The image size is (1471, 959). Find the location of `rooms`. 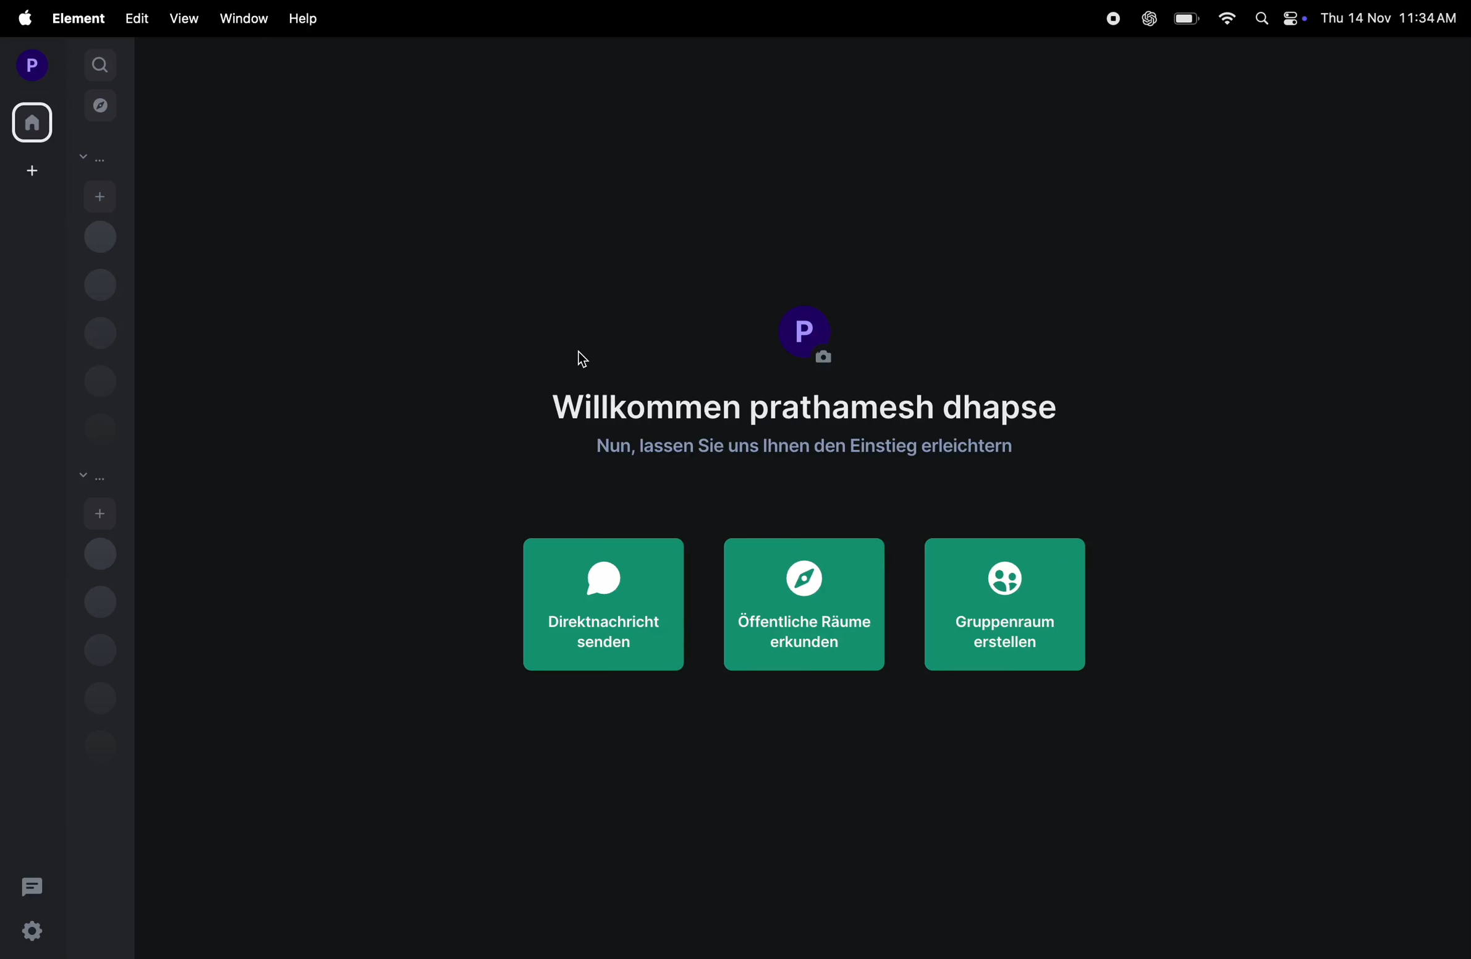

rooms is located at coordinates (92, 478).